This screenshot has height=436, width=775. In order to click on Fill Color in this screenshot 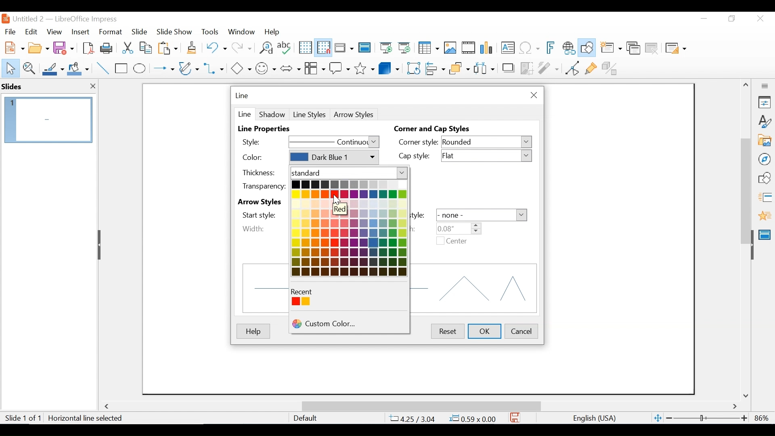, I will do `click(78, 69)`.